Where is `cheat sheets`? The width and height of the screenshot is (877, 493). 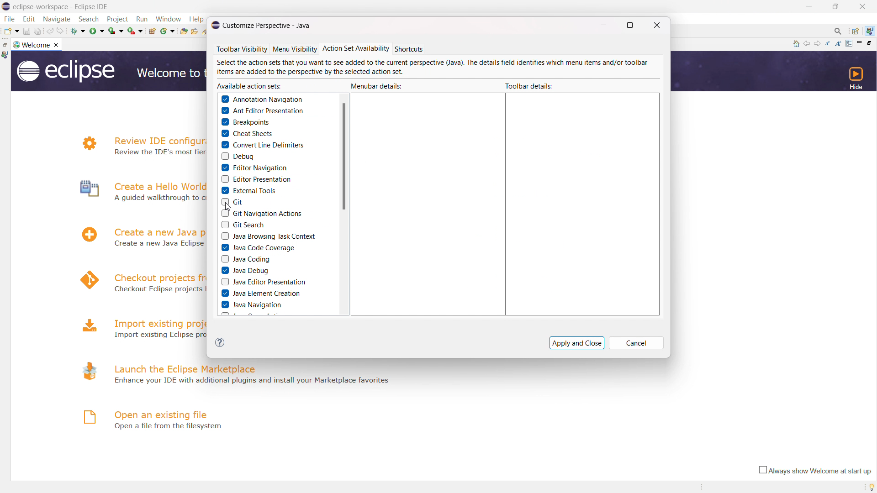
cheat sheets is located at coordinates (245, 134).